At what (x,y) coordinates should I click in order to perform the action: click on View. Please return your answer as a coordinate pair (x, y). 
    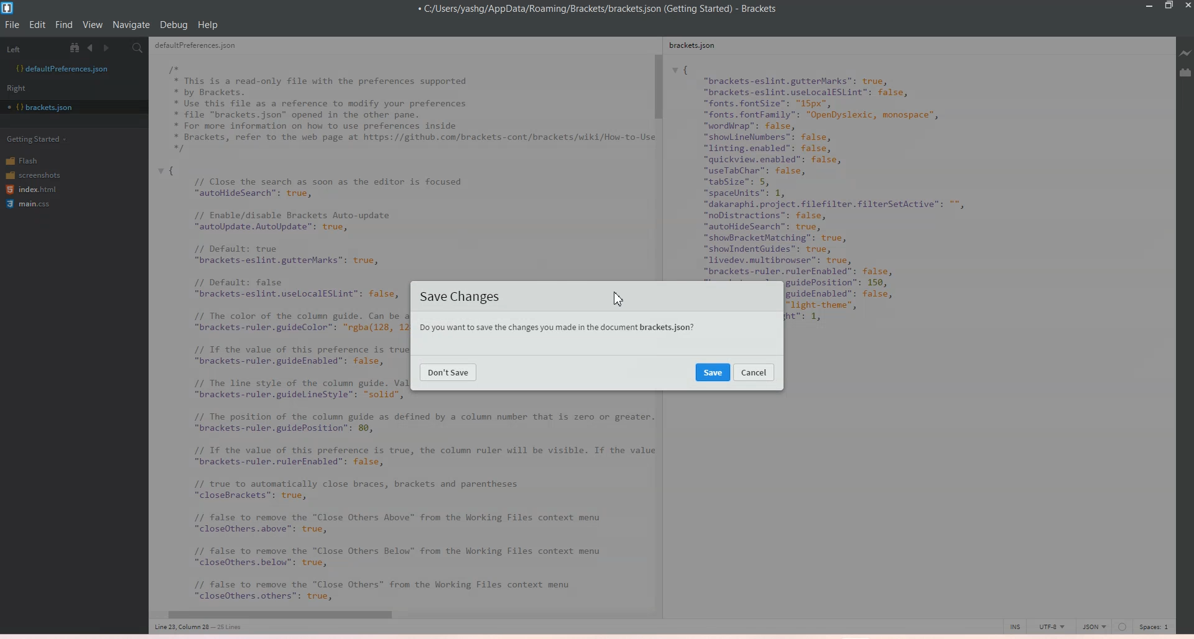
    Looking at the image, I should click on (93, 25).